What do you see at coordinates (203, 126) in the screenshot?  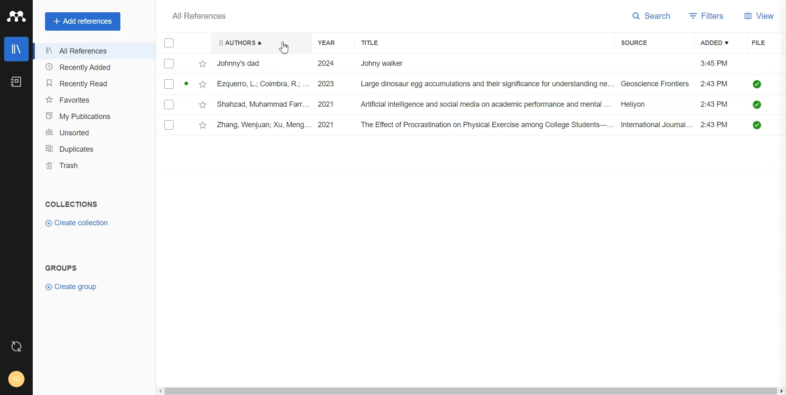 I see `Toggle Favorites` at bounding box center [203, 126].